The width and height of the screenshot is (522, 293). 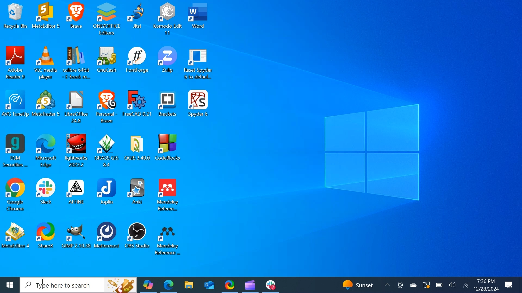 What do you see at coordinates (198, 65) in the screenshot?
I see `Reset Spyder to default Desktop Icon` at bounding box center [198, 65].